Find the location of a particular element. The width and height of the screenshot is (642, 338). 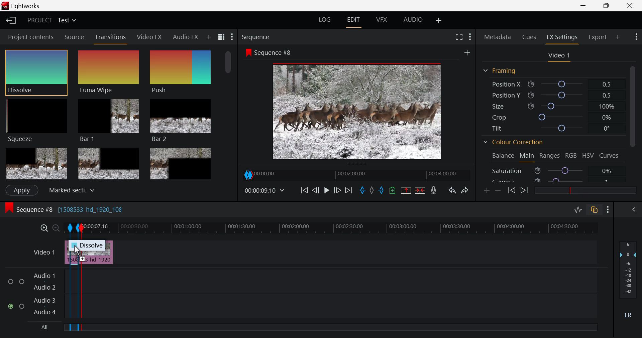

All is located at coordinates (43, 327).